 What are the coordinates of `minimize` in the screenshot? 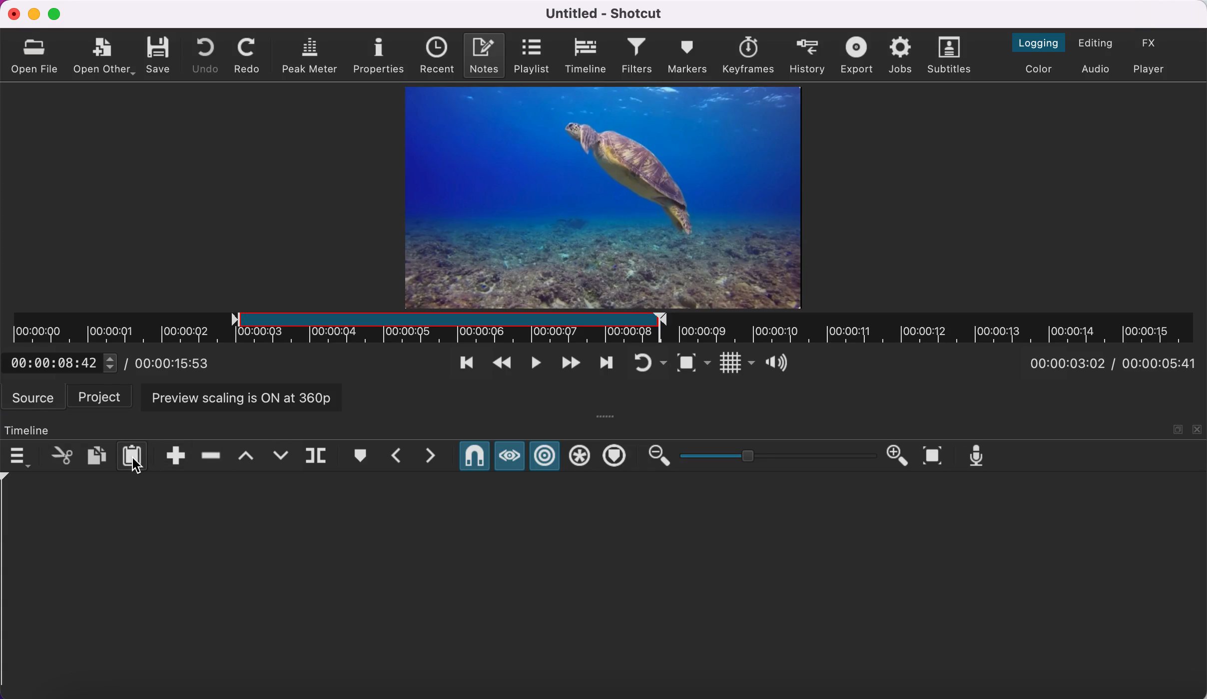 It's located at (34, 14).